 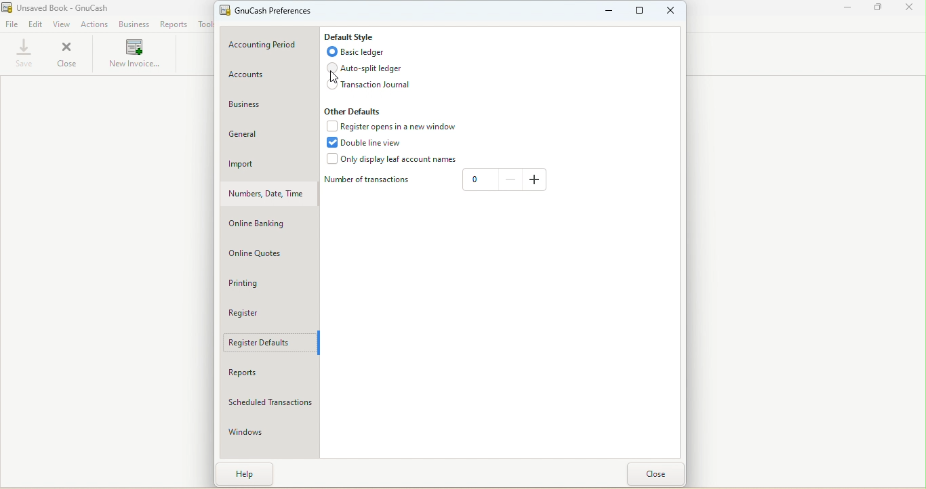 What do you see at coordinates (60, 24) in the screenshot?
I see `View` at bounding box center [60, 24].